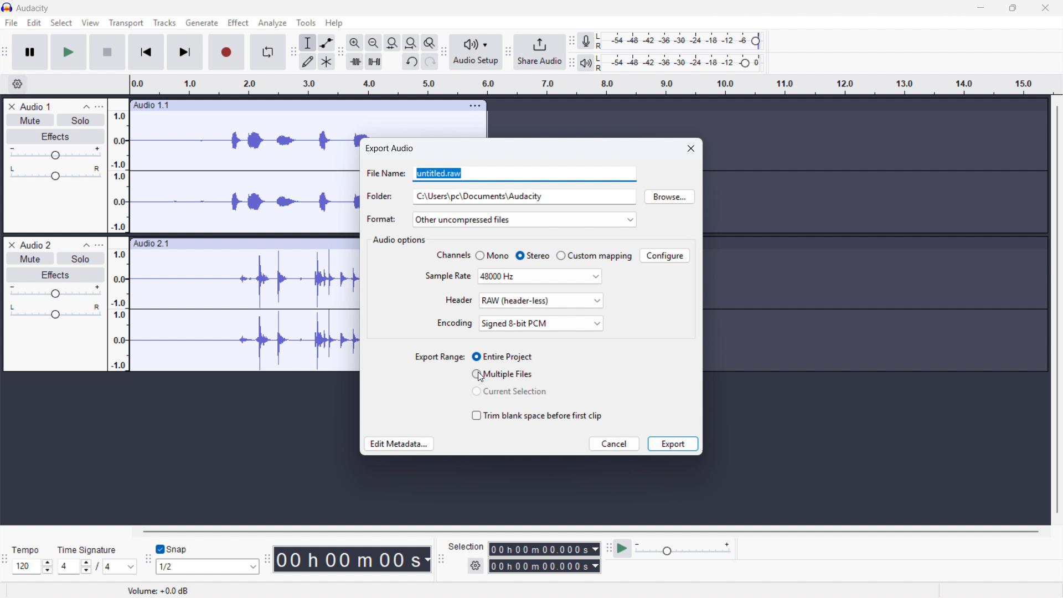 Image resolution: width=1063 pixels, height=598 pixels. What do you see at coordinates (690, 148) in the screenshot?
I see `close ` at bounding box center [690, 148].